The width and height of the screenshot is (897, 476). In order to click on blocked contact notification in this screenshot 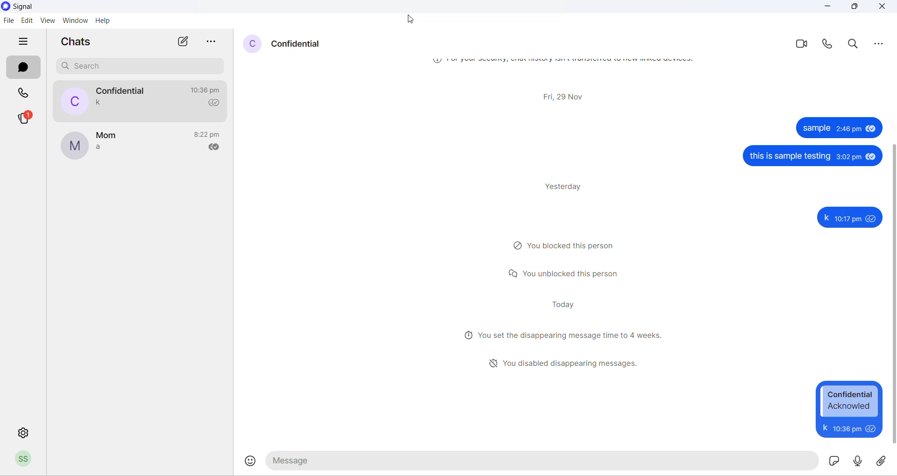, I will do `click(568, 245)`.